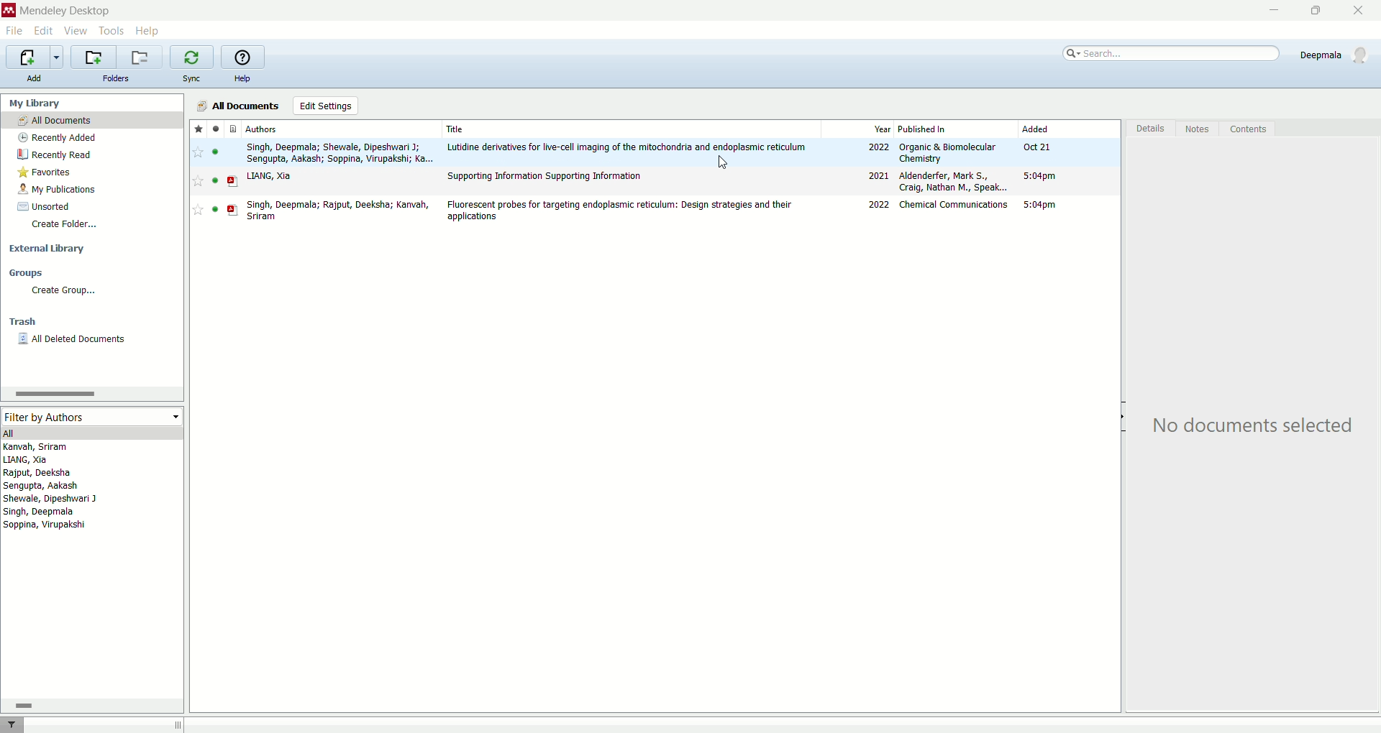 Image resolution: width=1381 pixels, height=733 pixels. I want to click on published in, so click(923, 129).